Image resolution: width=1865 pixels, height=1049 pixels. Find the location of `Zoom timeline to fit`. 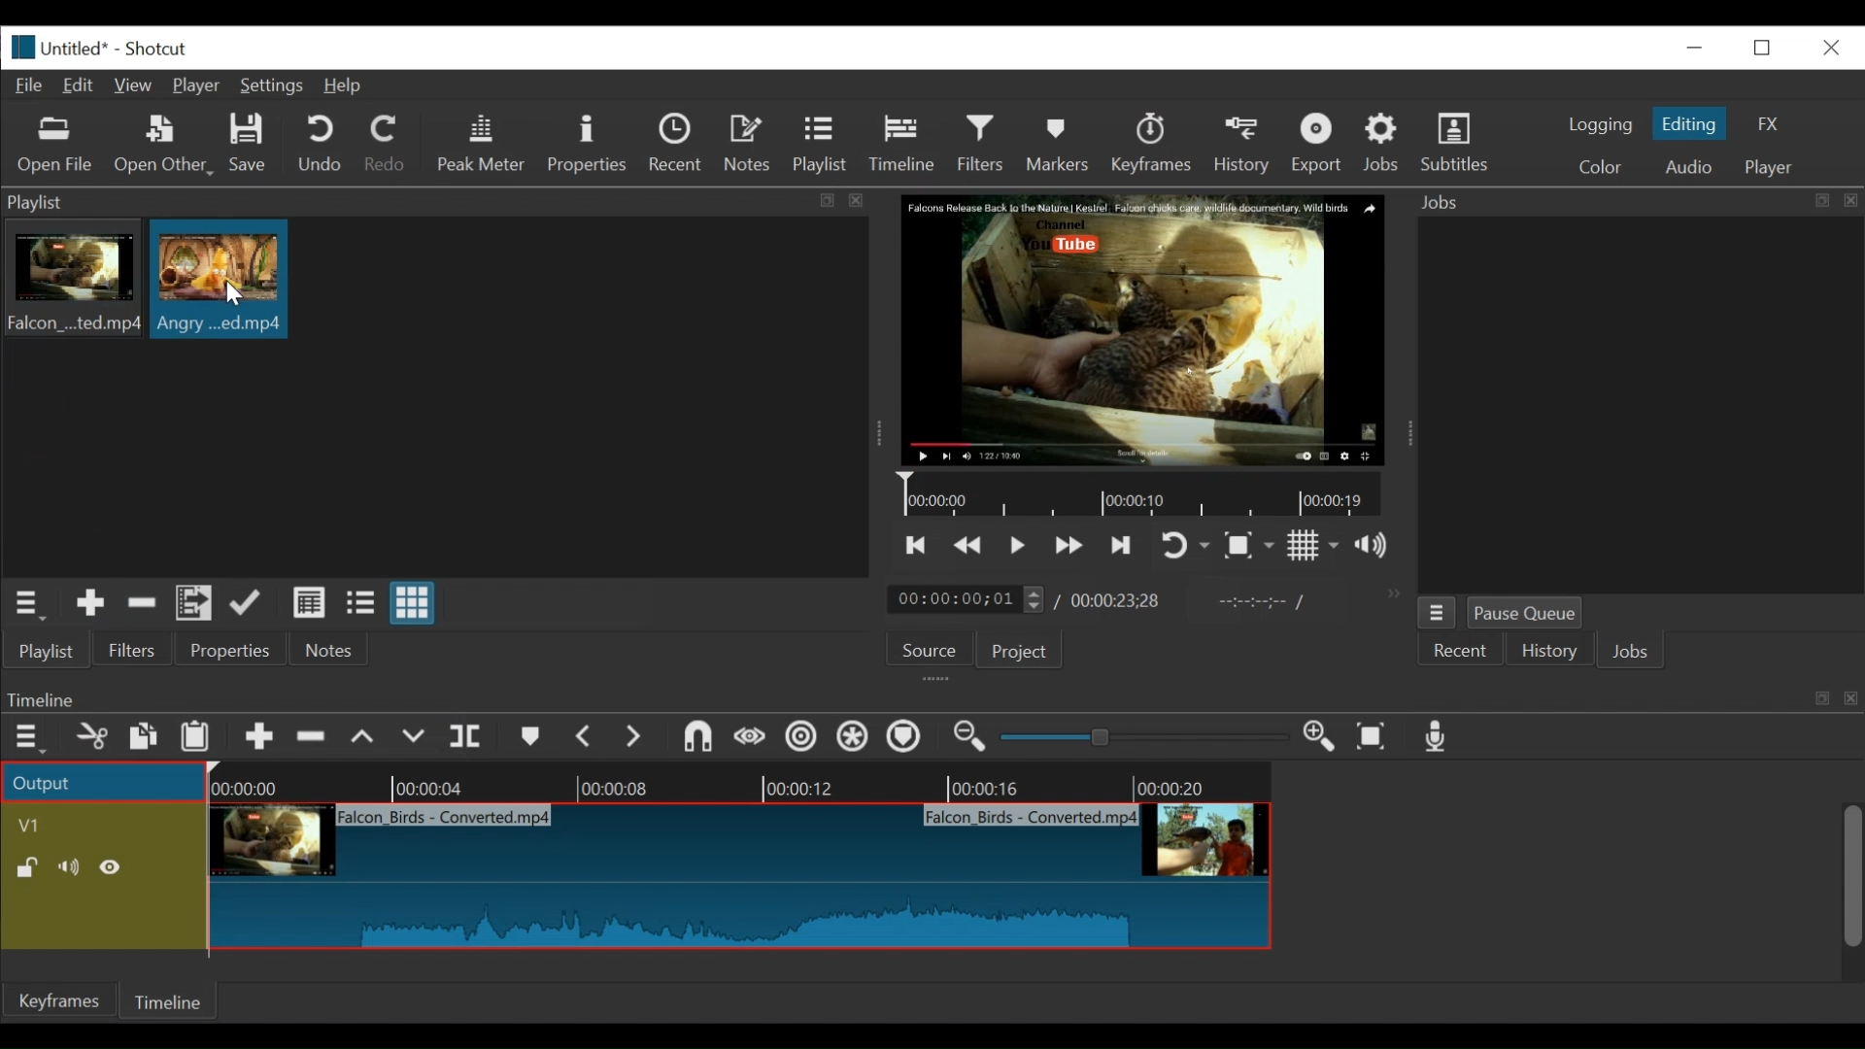

Zoom timeline to fit is located at coordinates (1376, 738).